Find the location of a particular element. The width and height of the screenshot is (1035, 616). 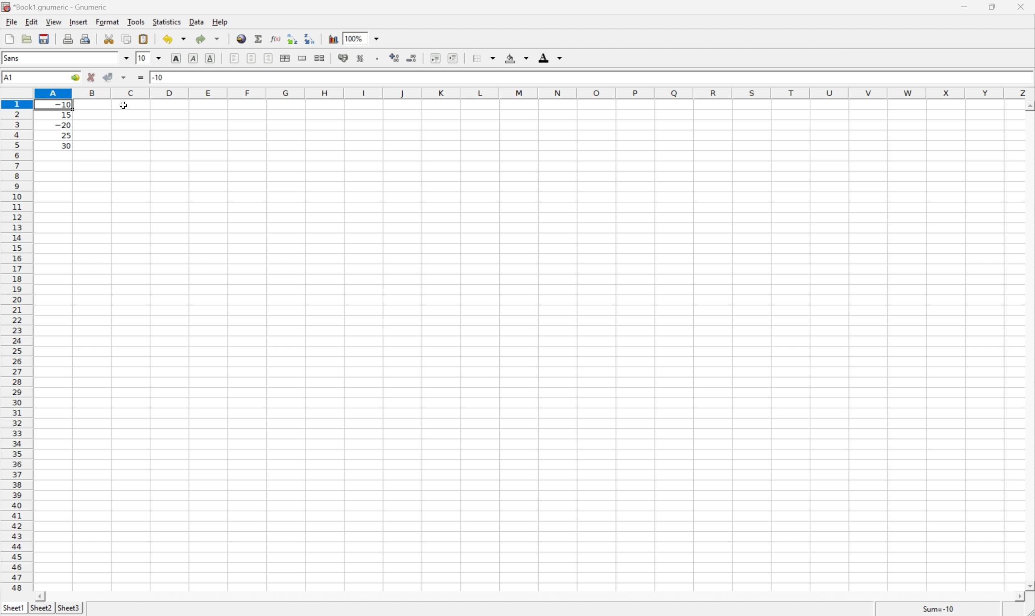

Edit is located at coordinates (32, 21).